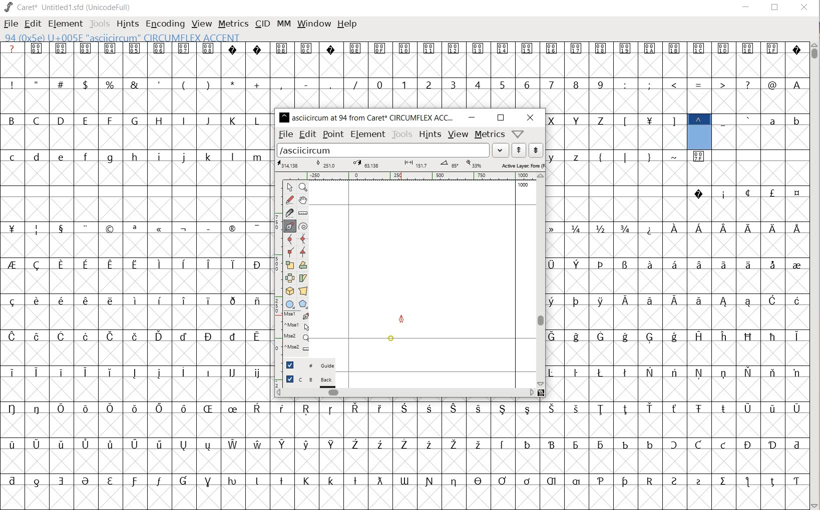 The width and height of the screenshot is (820, 510). I want to click on scrollbar, so click(404, 392).